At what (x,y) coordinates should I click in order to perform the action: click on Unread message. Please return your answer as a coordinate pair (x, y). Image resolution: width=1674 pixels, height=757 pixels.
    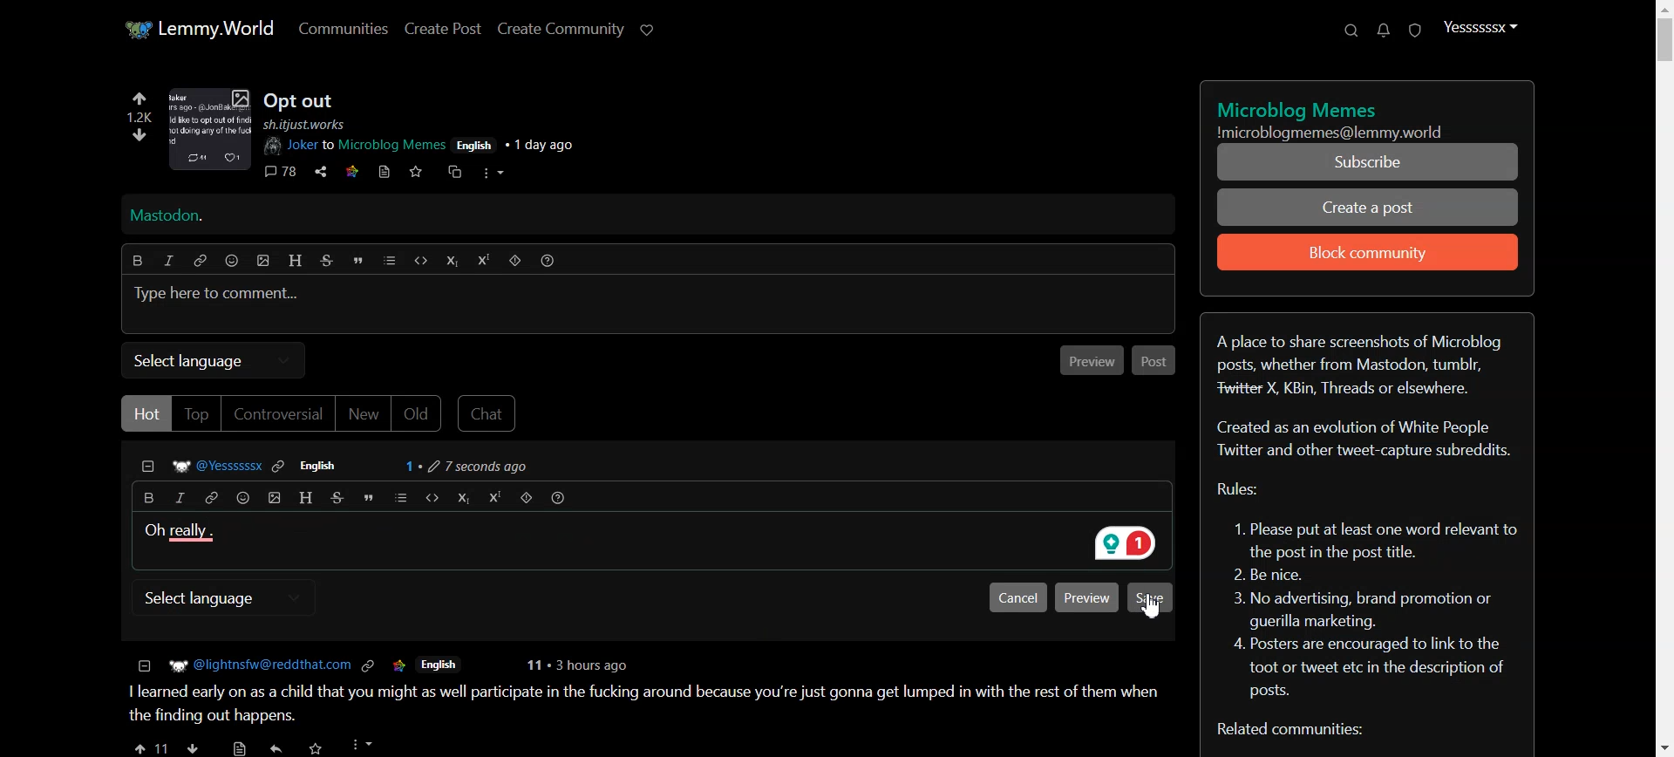
    Looking at the image, I should click on (1383, 31).